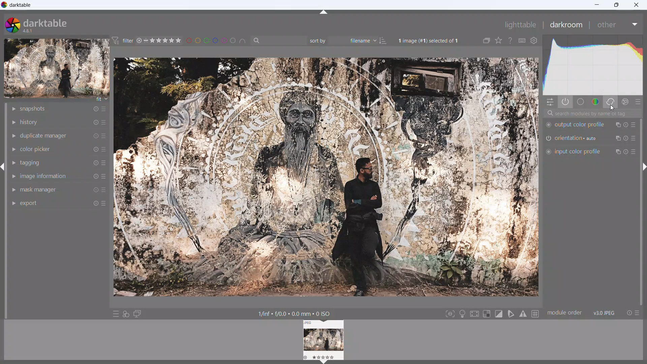 This screenshot has width=647, height=364. Describe the element at coordinates (38, 190) in the screenshot. I see `mask manager` at that location.